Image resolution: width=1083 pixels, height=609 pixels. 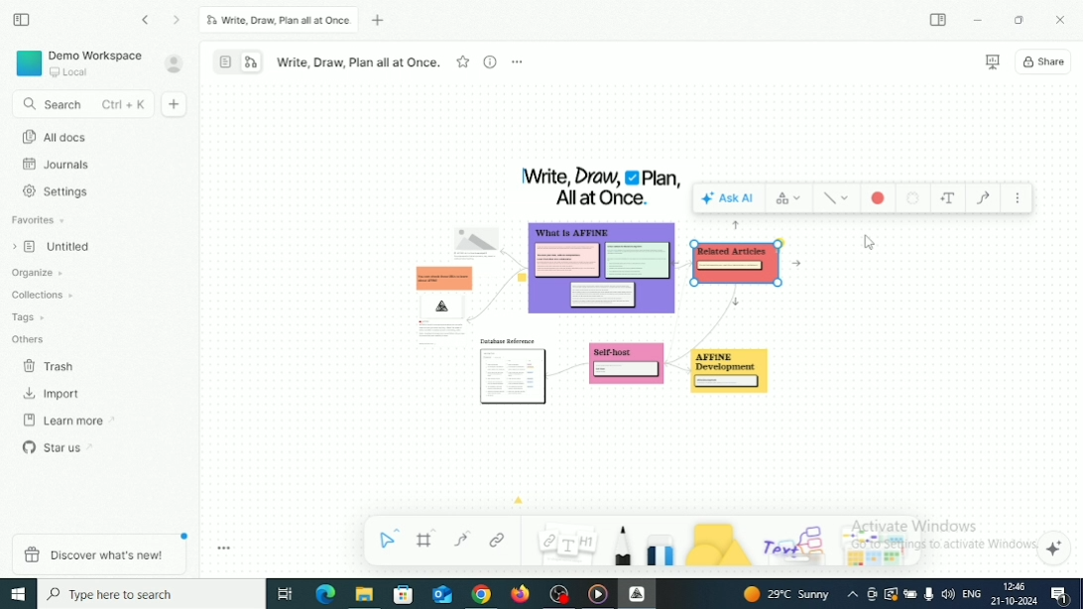 I want to click on Background color changed, so click(x=737, y=262).